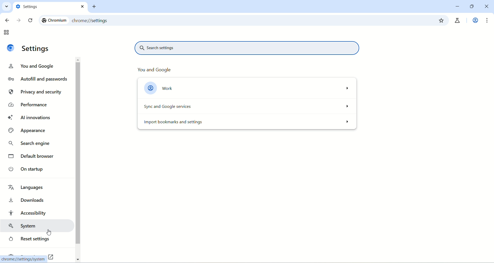 This screenshot has width=494, height=263. Describe the element at coordinates (77, 21) in the screenshot. I see `Chromium  chrome://settings` at that location.